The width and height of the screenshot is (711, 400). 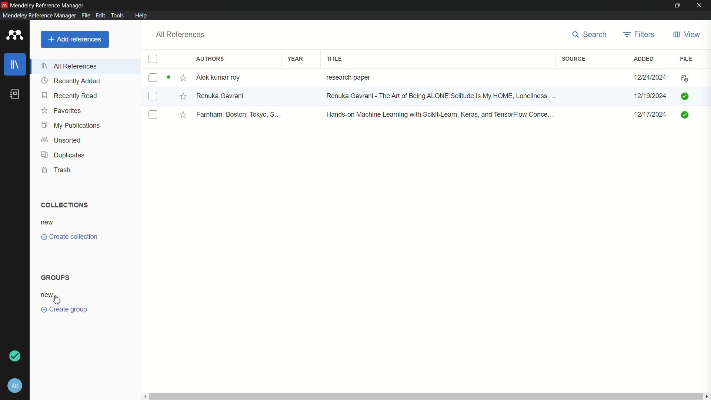 I want to click on my publications, so click(x=71, y=125).